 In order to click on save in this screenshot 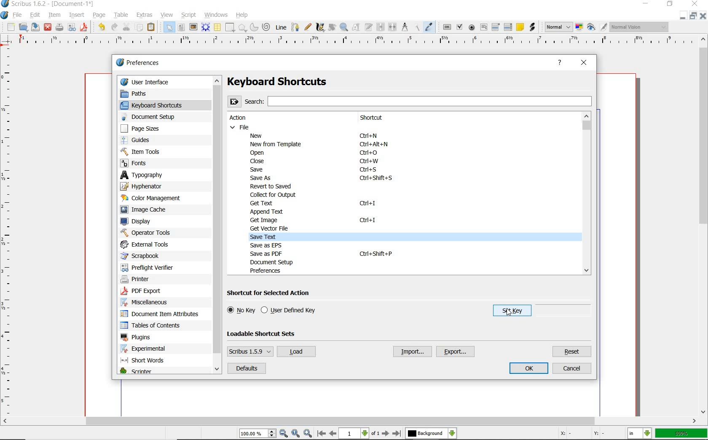, I will do `click(34, 27)`.